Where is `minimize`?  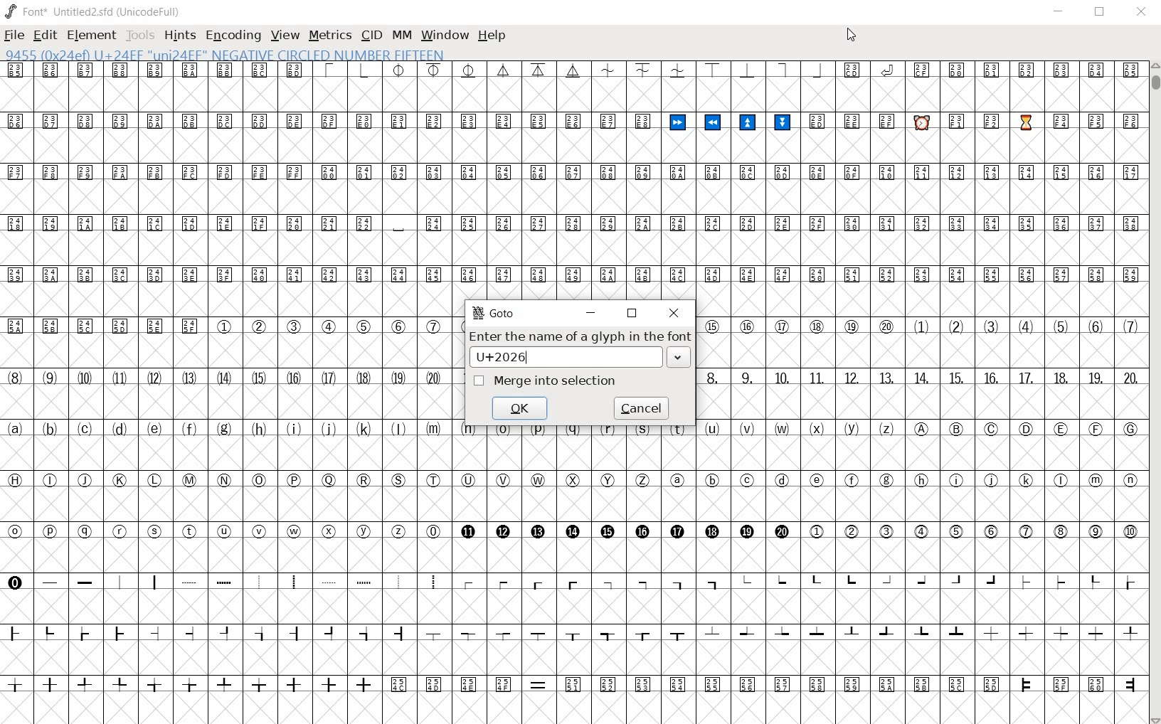 minimize is located at coordinates (591, 312).